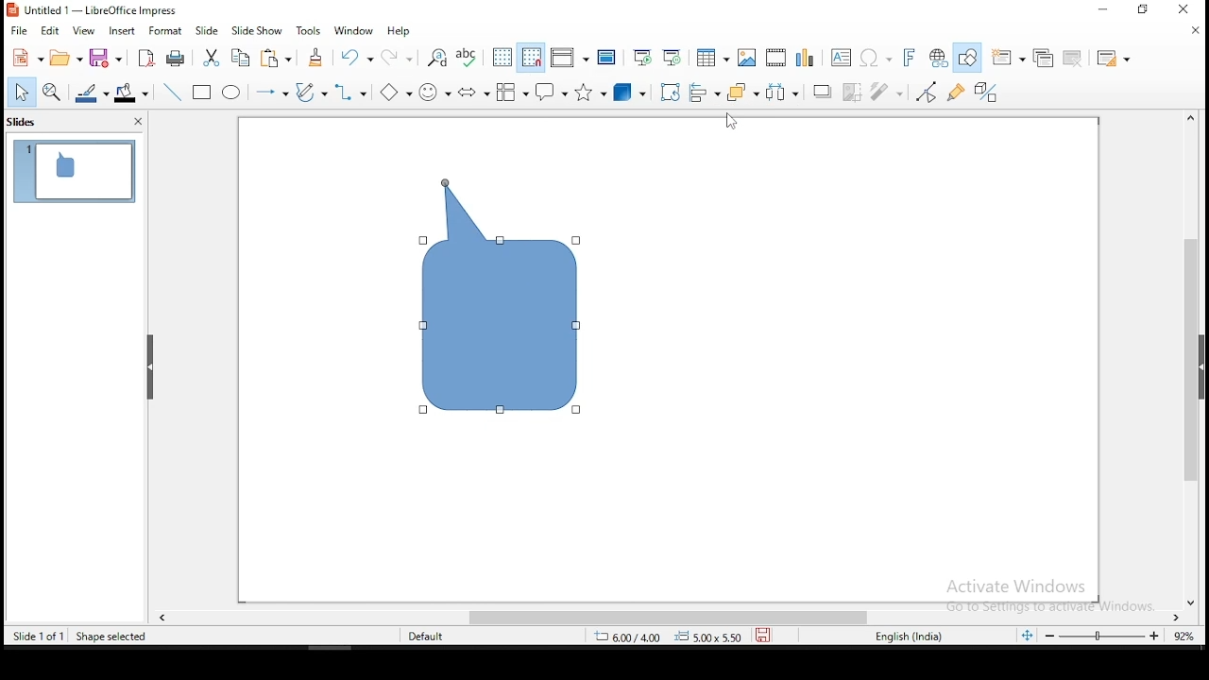 The height and width of the screenshot is (680, 1209). I want to click on arrange, so click(741, 91).